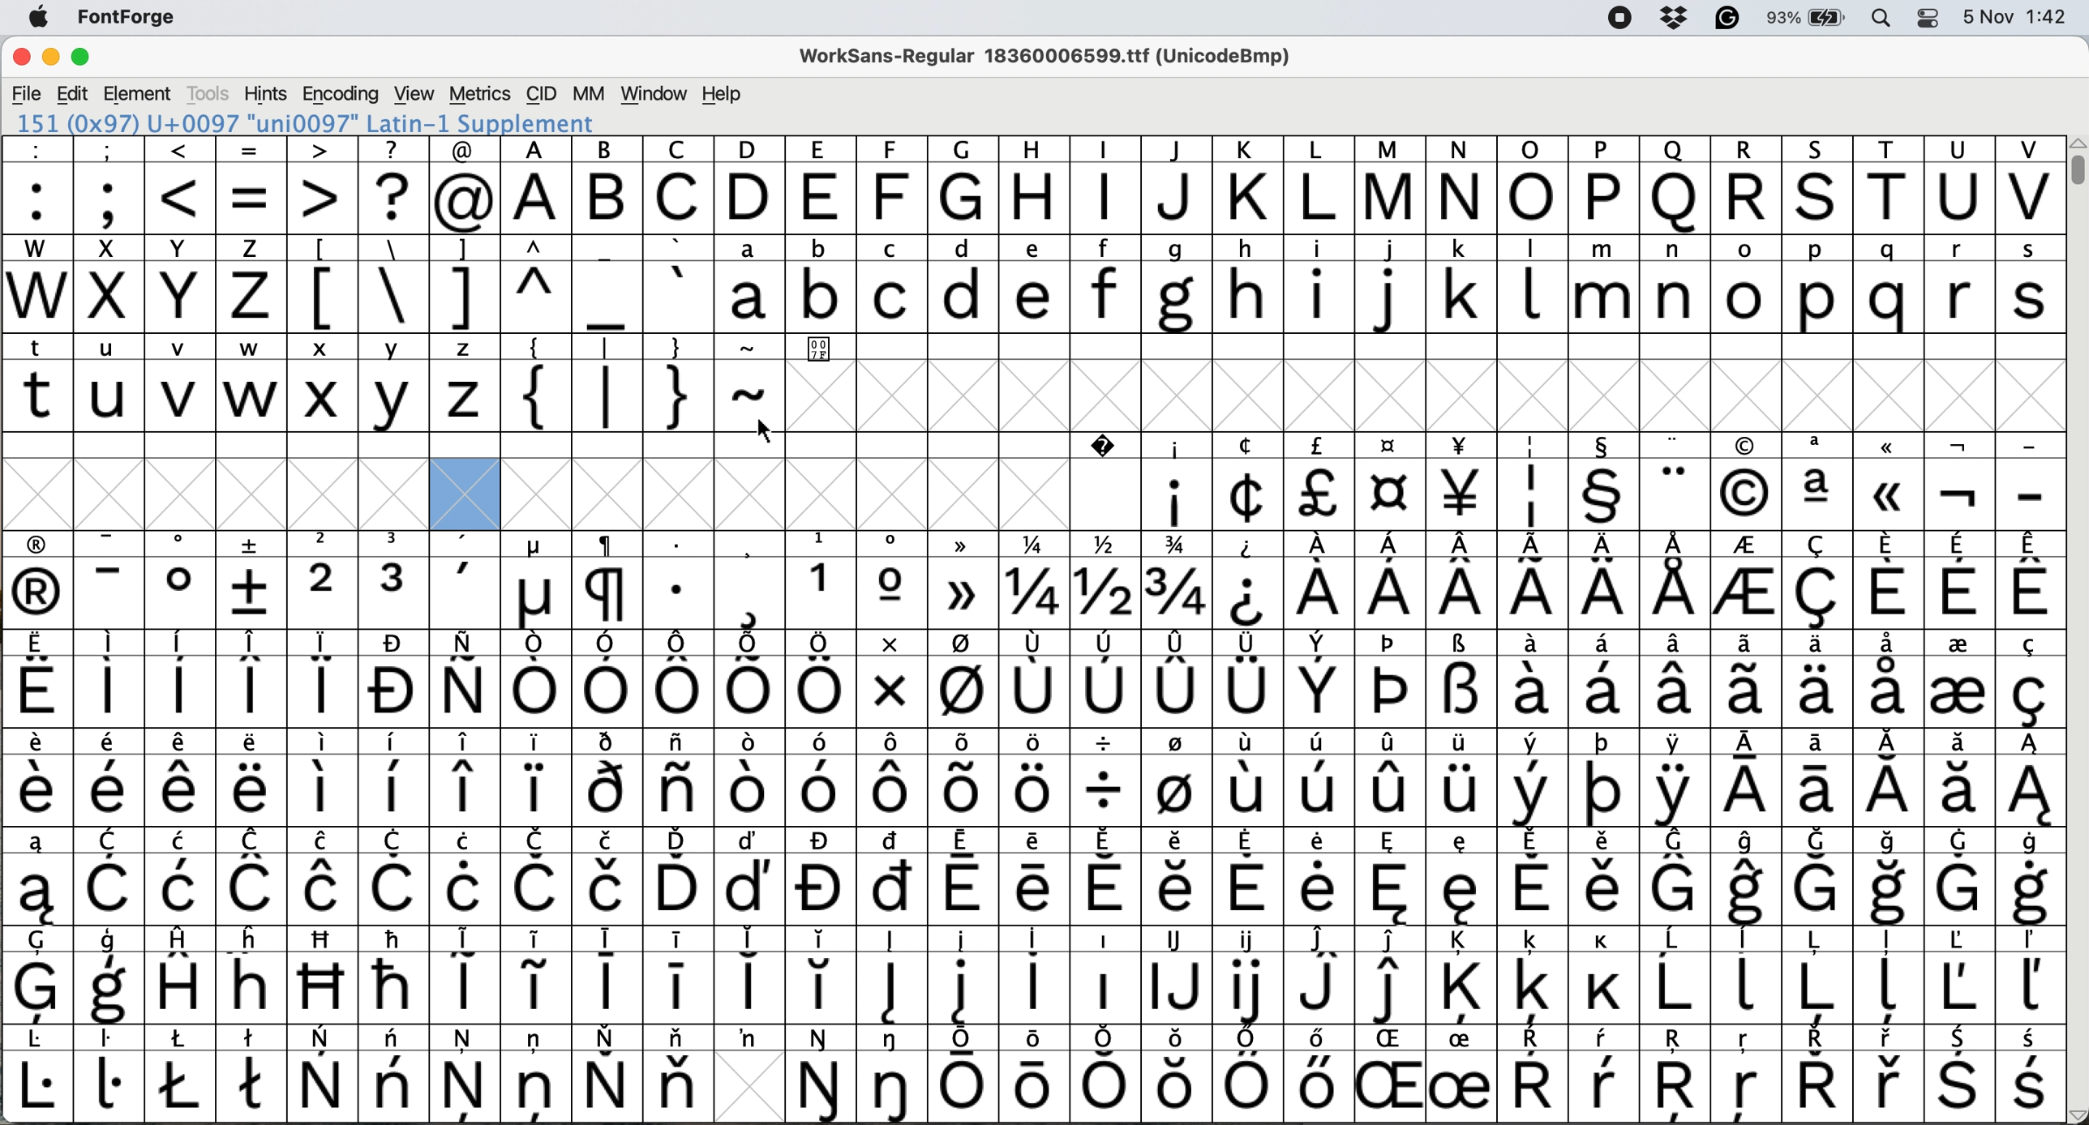 The image size is (2089, 1125). I want to click on @, so click(465, 186).